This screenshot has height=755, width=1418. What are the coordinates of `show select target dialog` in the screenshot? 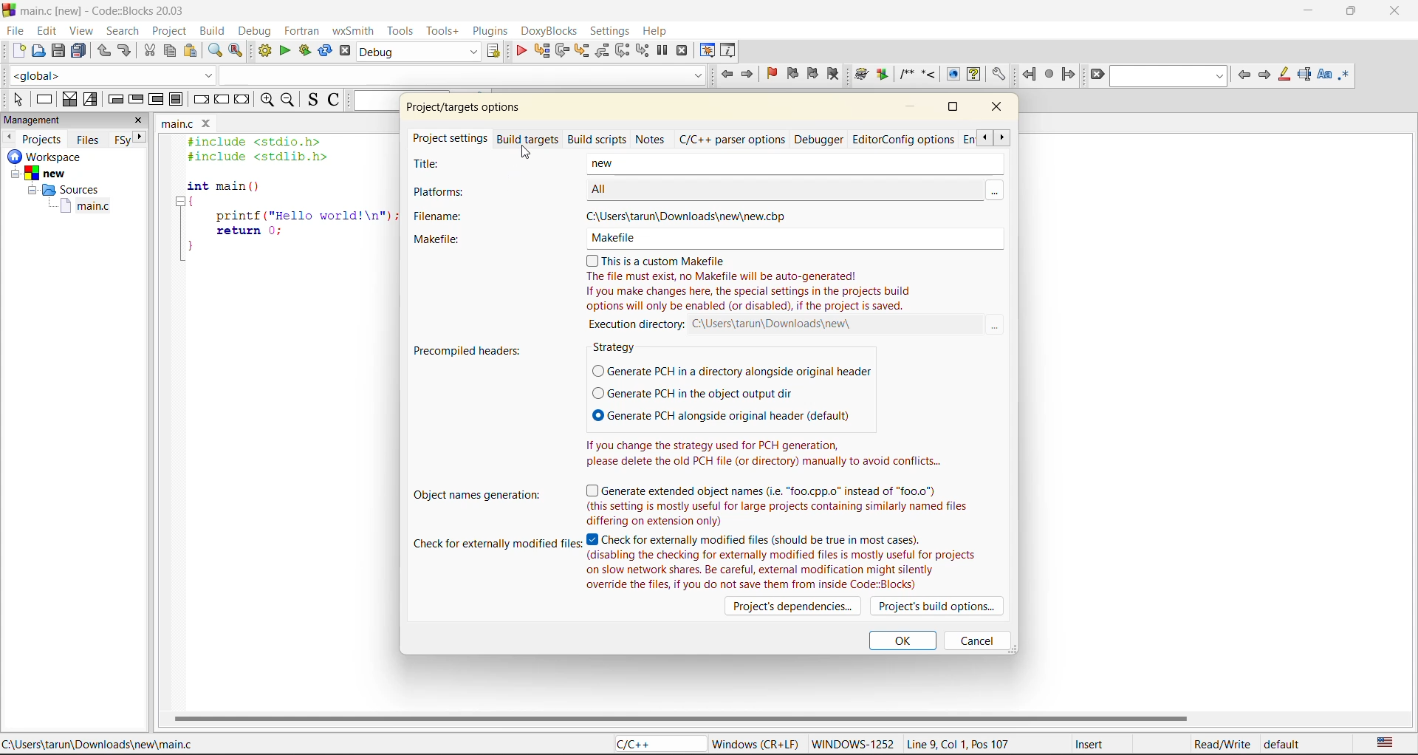 It's located at (493, 49).